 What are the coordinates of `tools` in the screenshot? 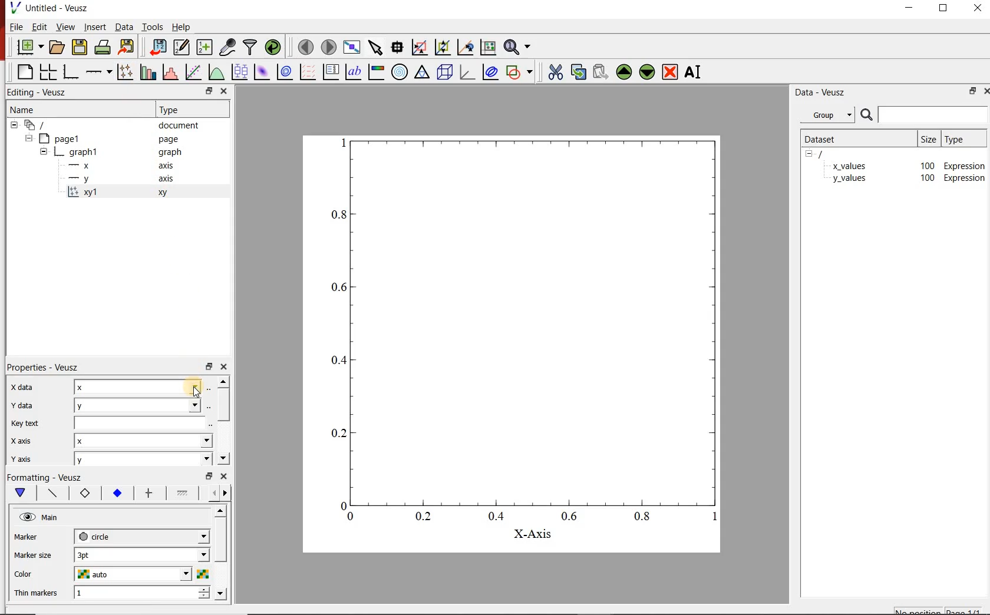 It's located at (154, 27).